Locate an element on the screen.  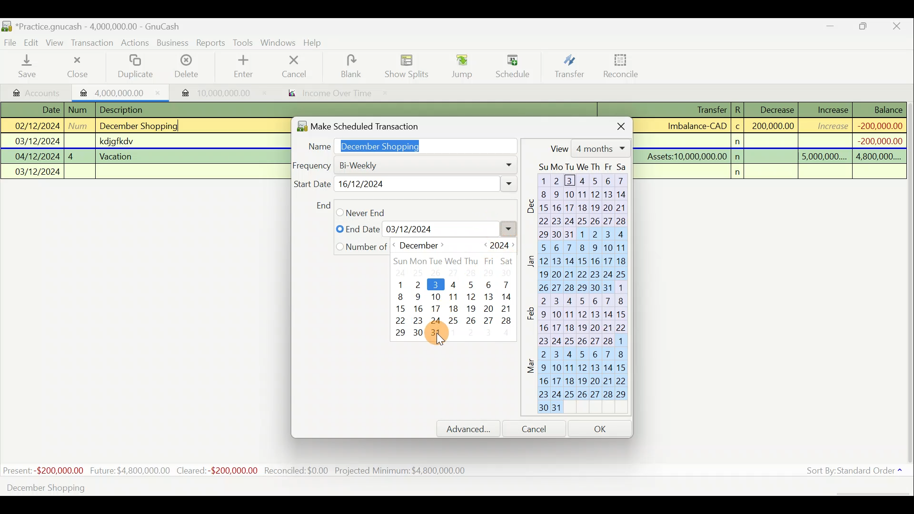
Save is located at coordinates (29, 66).